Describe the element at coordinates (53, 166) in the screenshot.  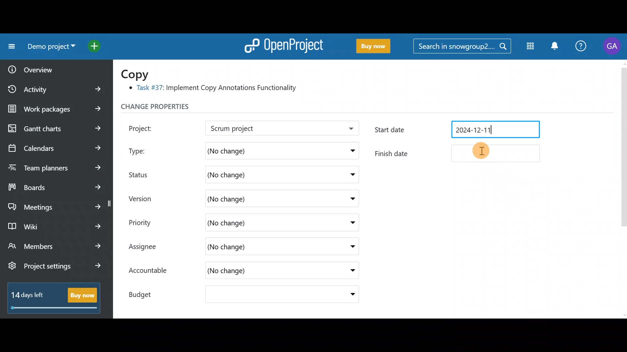
I see `Team planners` at that location.